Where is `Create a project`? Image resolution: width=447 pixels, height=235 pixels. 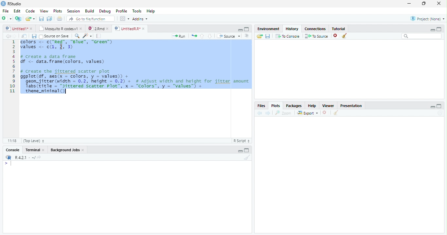 Create a project is located at coordinates (18, 19).